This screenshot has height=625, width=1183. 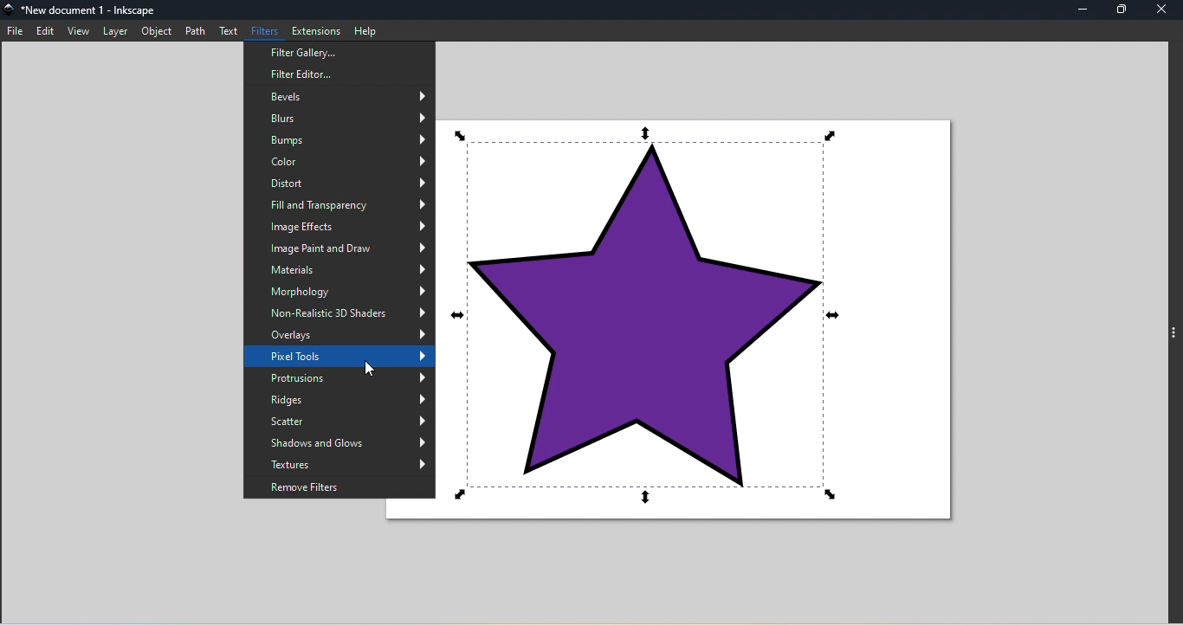 I want to click on Edit, so click(x=48, y=32).